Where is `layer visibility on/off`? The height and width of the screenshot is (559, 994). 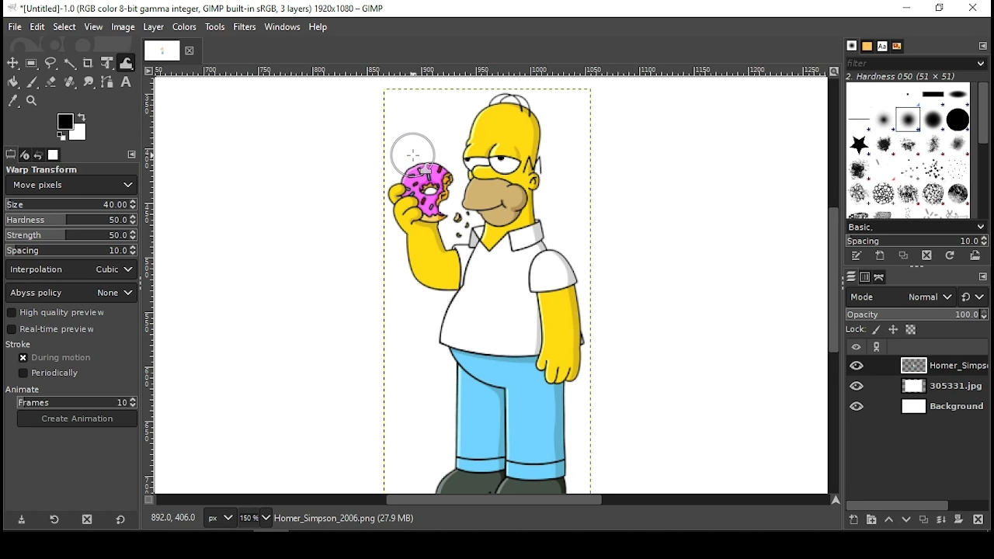
layer visibility on/off is located at coordinates (857, 408).